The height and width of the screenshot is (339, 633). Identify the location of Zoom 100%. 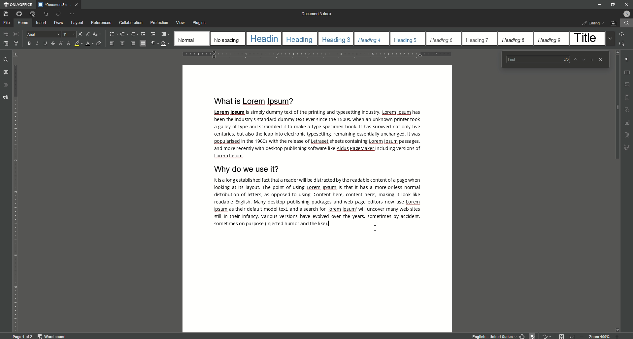
(599, 336).